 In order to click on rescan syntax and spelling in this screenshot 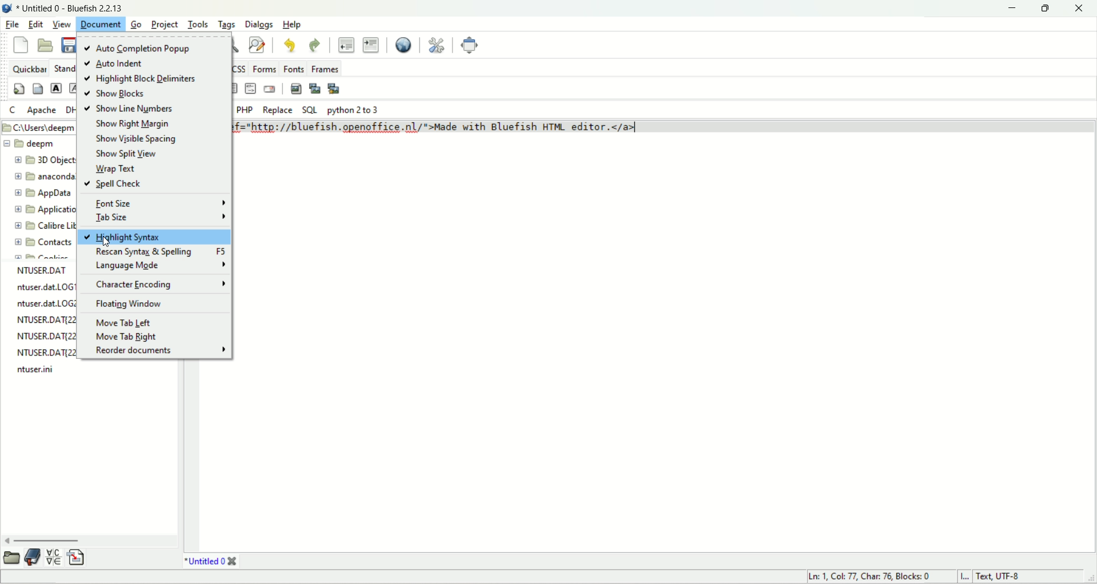, I will do `click(160, 251)`.